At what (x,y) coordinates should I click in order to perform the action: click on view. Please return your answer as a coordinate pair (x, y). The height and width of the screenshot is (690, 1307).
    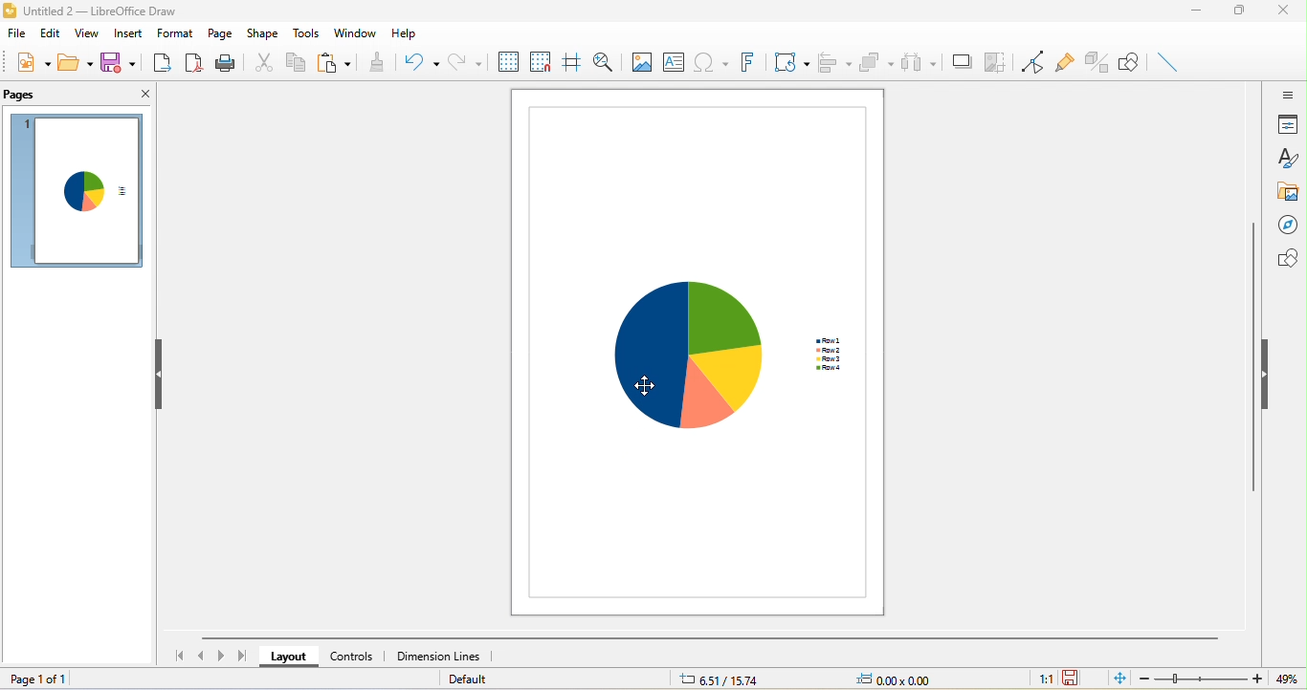
    Looking at the image, I should click on (87, 34).